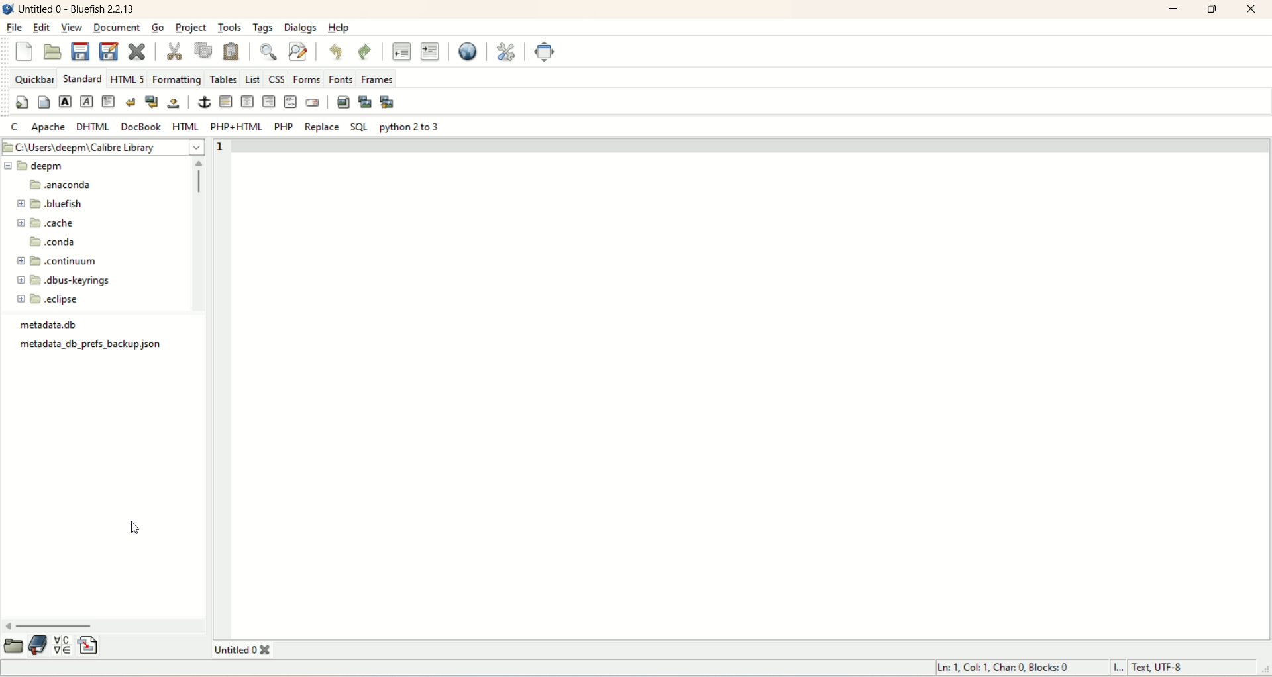 The width and height of the screenshot is (1272, 677). I want to click on naconda, so click(65, 187).